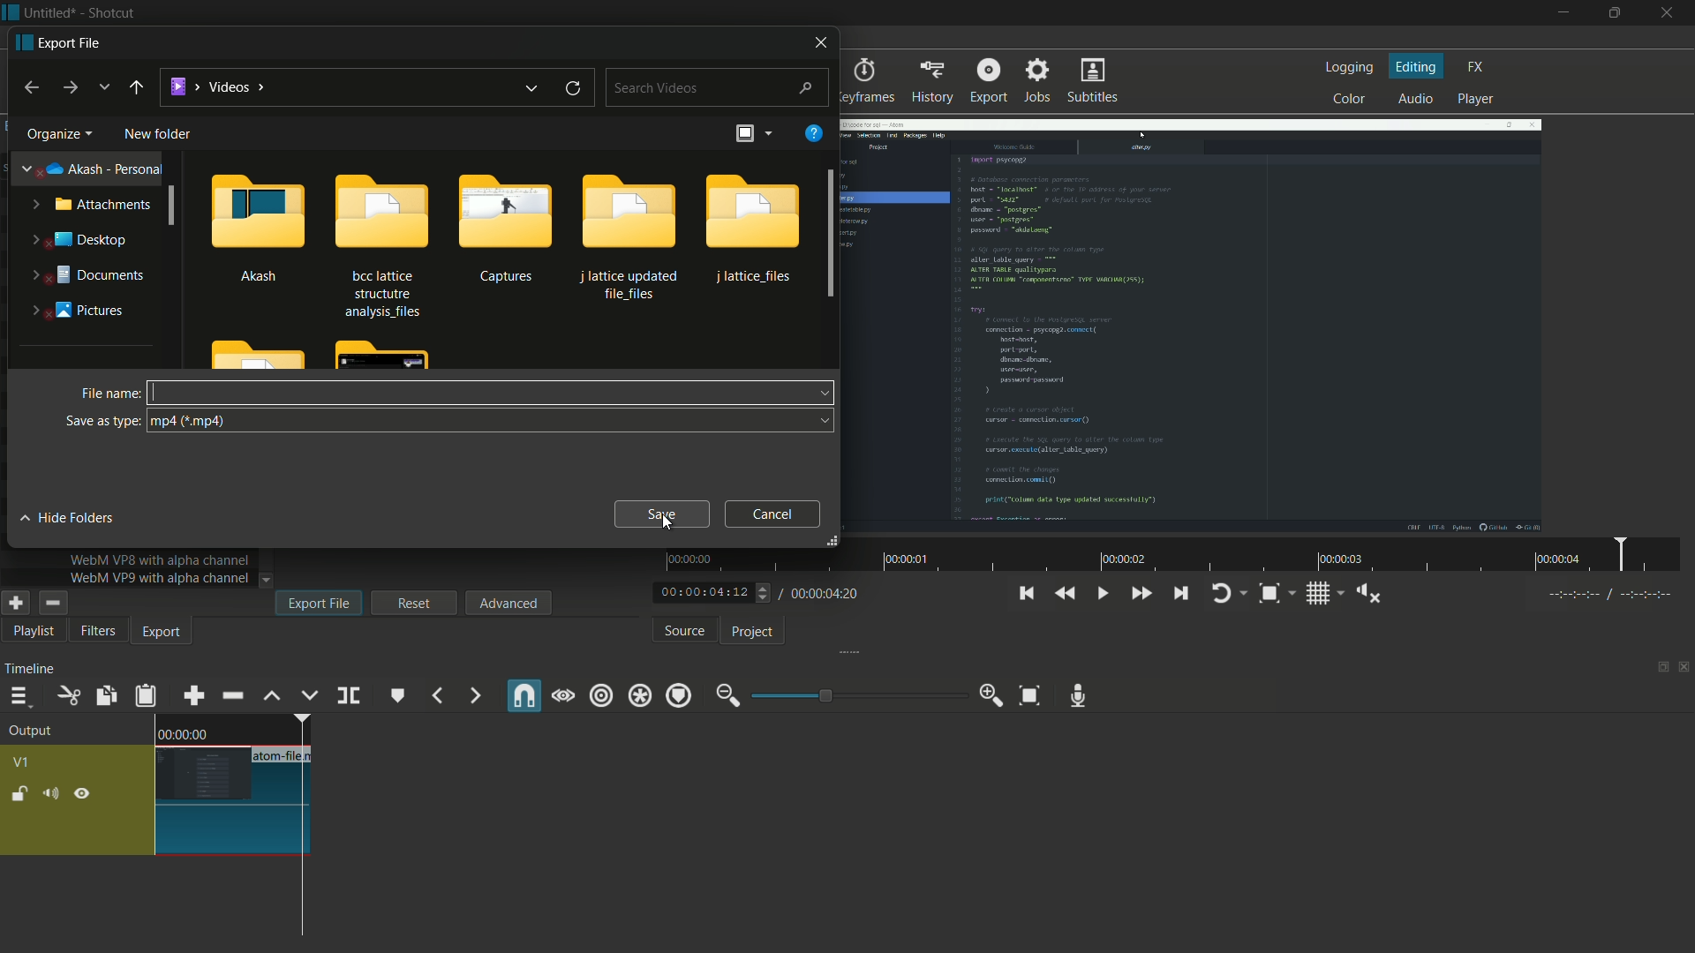 The height and width of the screenshot is (953, 1695). What do you see at coordinates (773, 514) in the screenshot?
I see `cancel` at bounding box center [773, 514].